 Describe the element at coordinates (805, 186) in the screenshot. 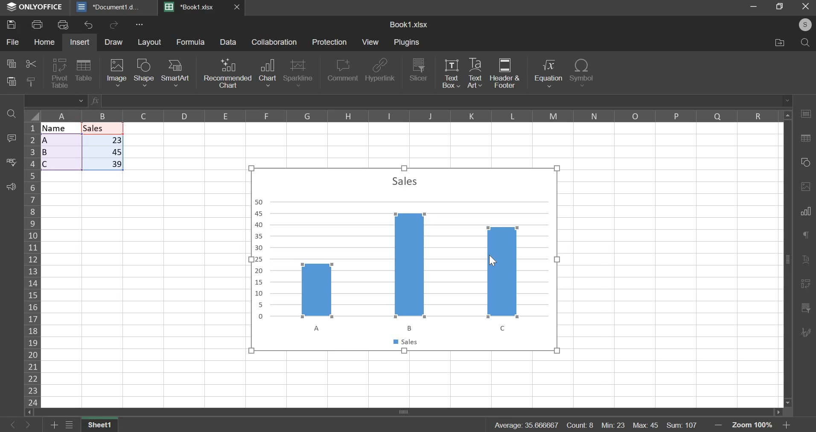

I see `Image Tool` at that location.